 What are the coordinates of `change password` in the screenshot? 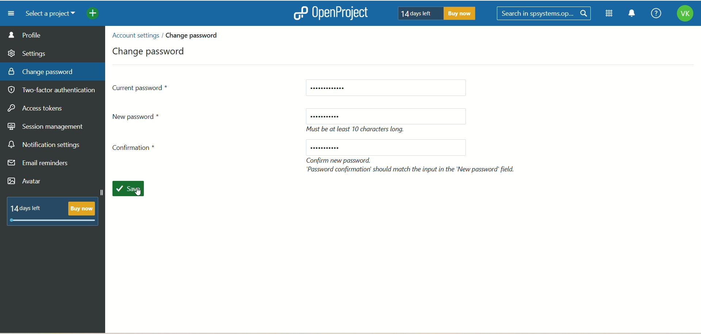 It's located at (195, 35).